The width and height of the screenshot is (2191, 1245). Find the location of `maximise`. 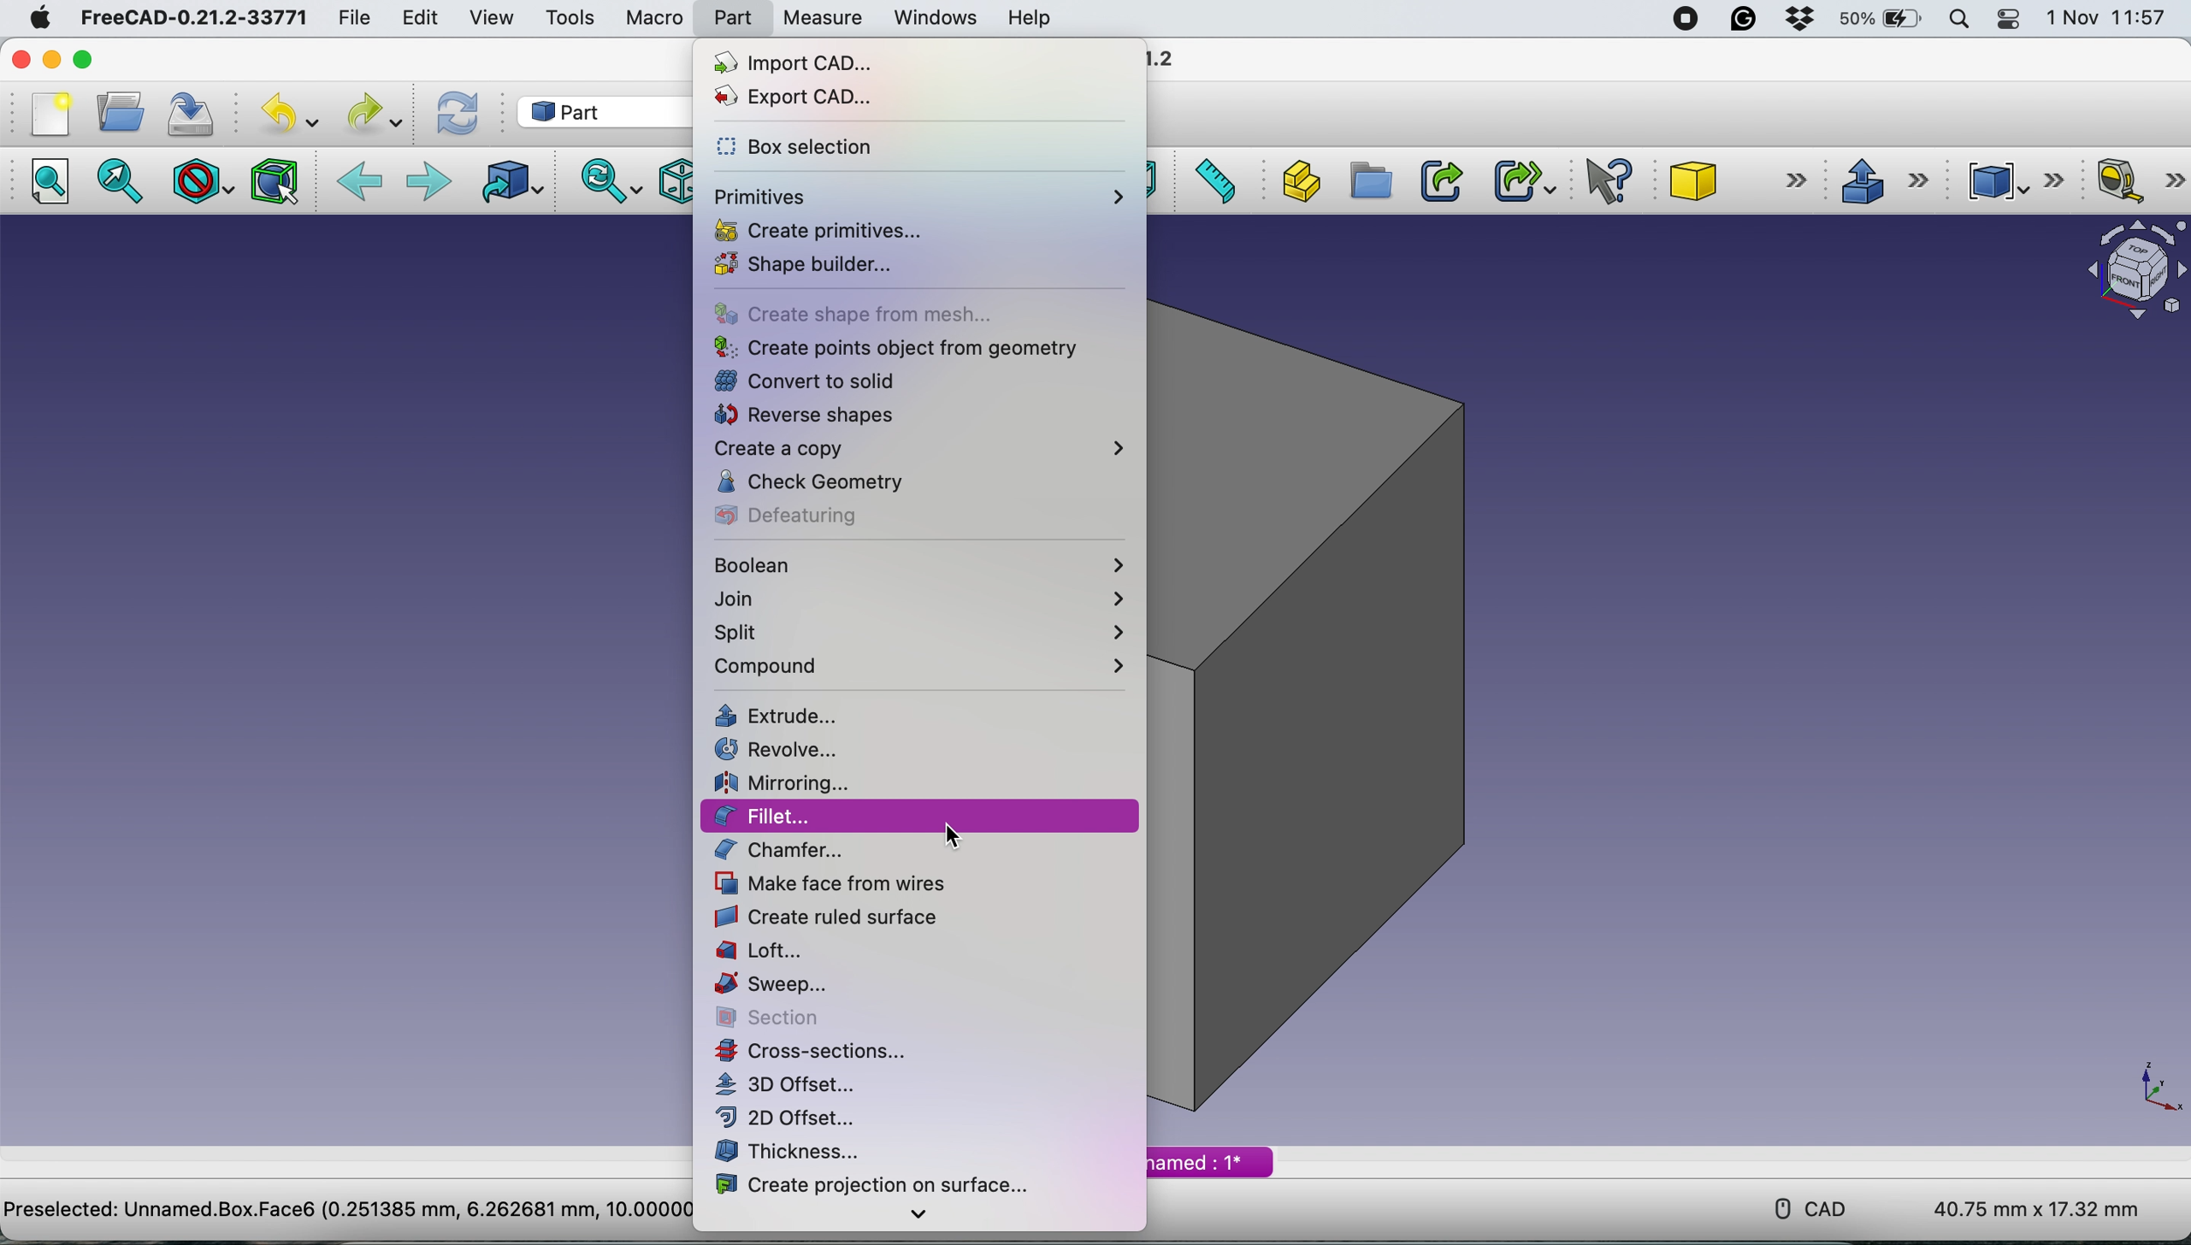

maximise is located at coordinates (83, 58).